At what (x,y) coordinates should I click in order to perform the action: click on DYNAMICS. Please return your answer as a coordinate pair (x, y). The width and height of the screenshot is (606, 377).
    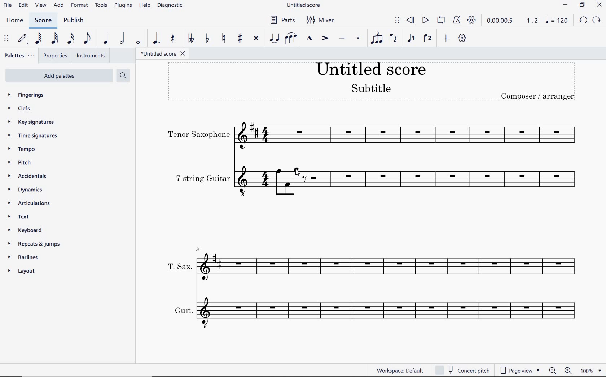
    Looking at the image, I should click on (30, 190).